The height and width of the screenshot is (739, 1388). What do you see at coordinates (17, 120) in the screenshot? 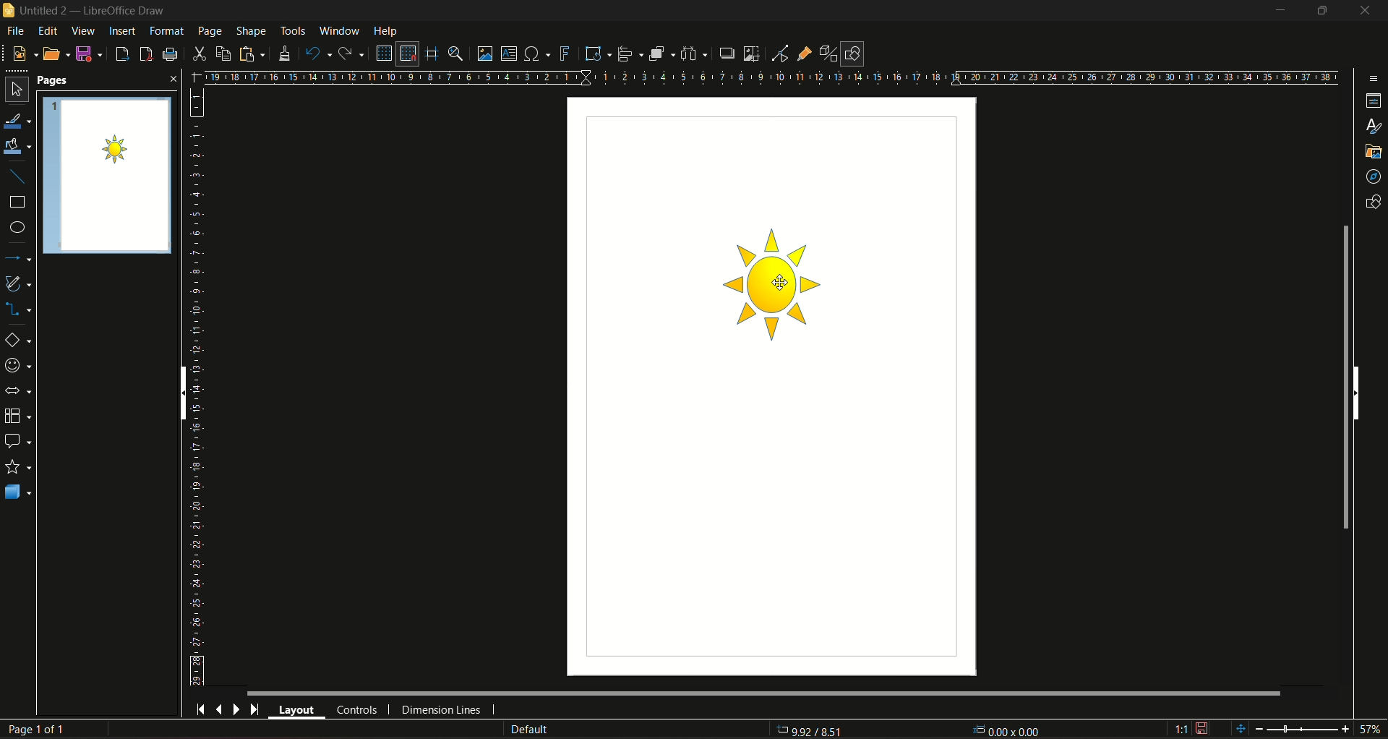
I see `line color` at bounding box center [17, 120].